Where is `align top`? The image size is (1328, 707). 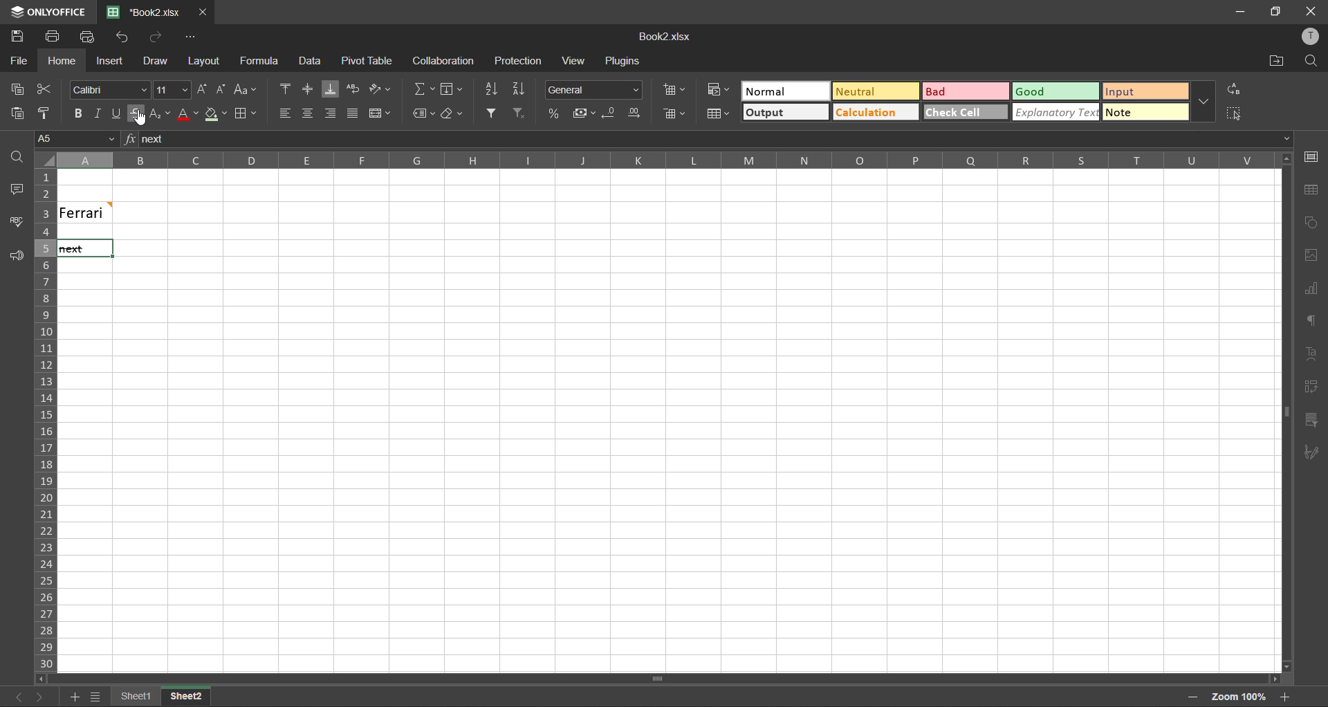
align top is located at coordinates (286, 88).